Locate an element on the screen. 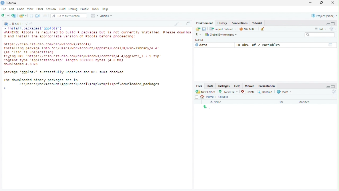 This screenshot has width=339, height=191. Plots is located at coordinates (41, 9).